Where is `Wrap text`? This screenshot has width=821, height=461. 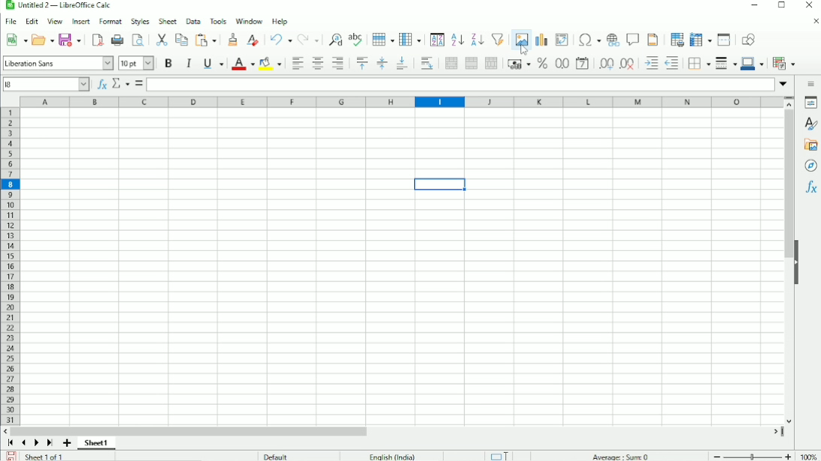 Wrap text is located at coordinates (426, 63).